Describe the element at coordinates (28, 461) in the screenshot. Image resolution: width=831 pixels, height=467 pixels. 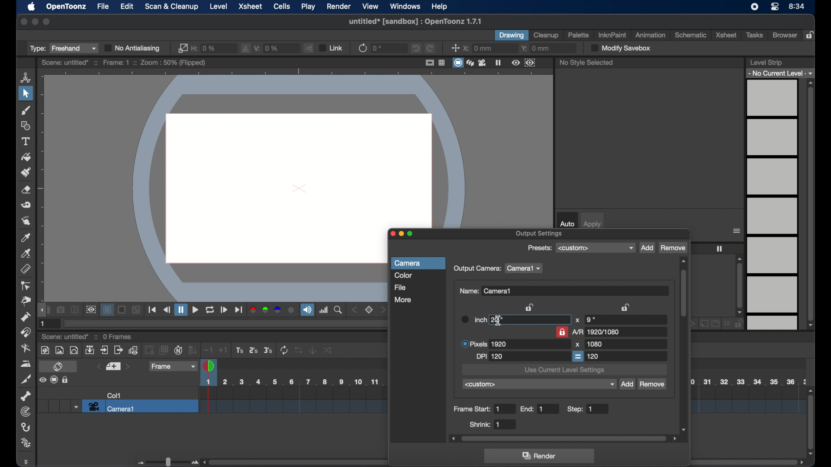
I see `drag handle` at that location.